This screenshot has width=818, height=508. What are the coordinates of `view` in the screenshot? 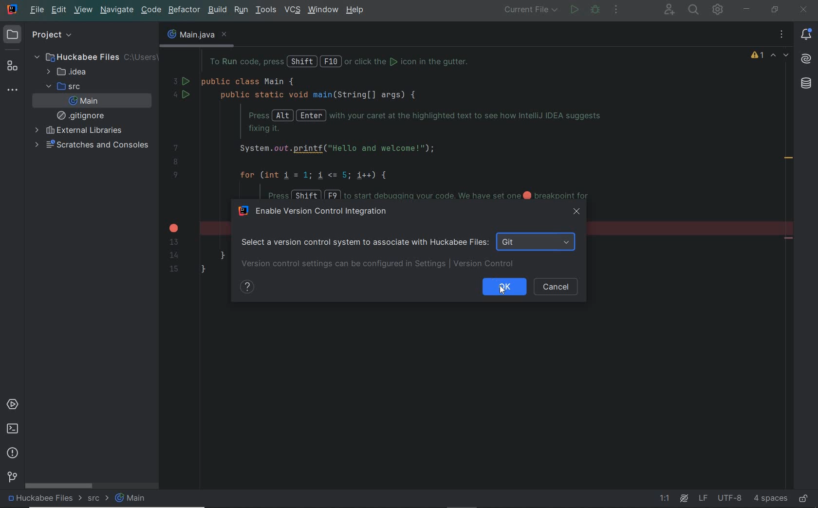 It's located at (84, 11).